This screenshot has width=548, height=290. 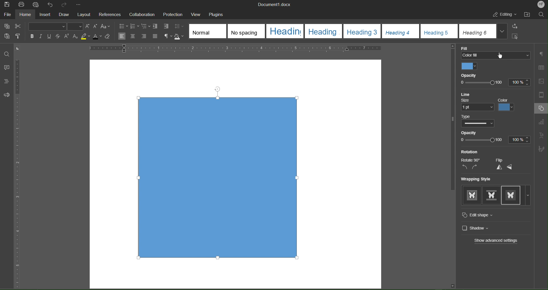 What do you see at coordinates (453, 285) in the screenshot?
I see `Scroll down` at bounding box center [453, 285].